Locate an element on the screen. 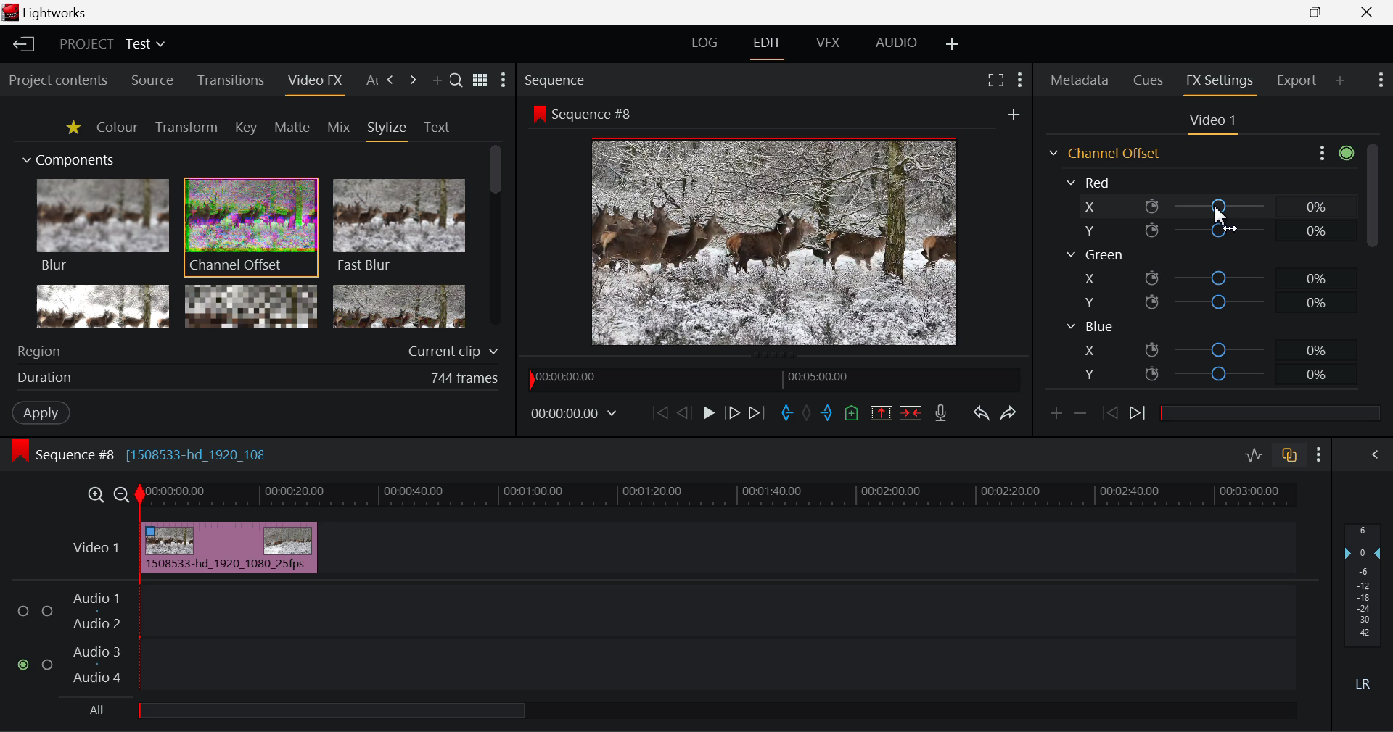  Export is located at coordinates (1297, 80).